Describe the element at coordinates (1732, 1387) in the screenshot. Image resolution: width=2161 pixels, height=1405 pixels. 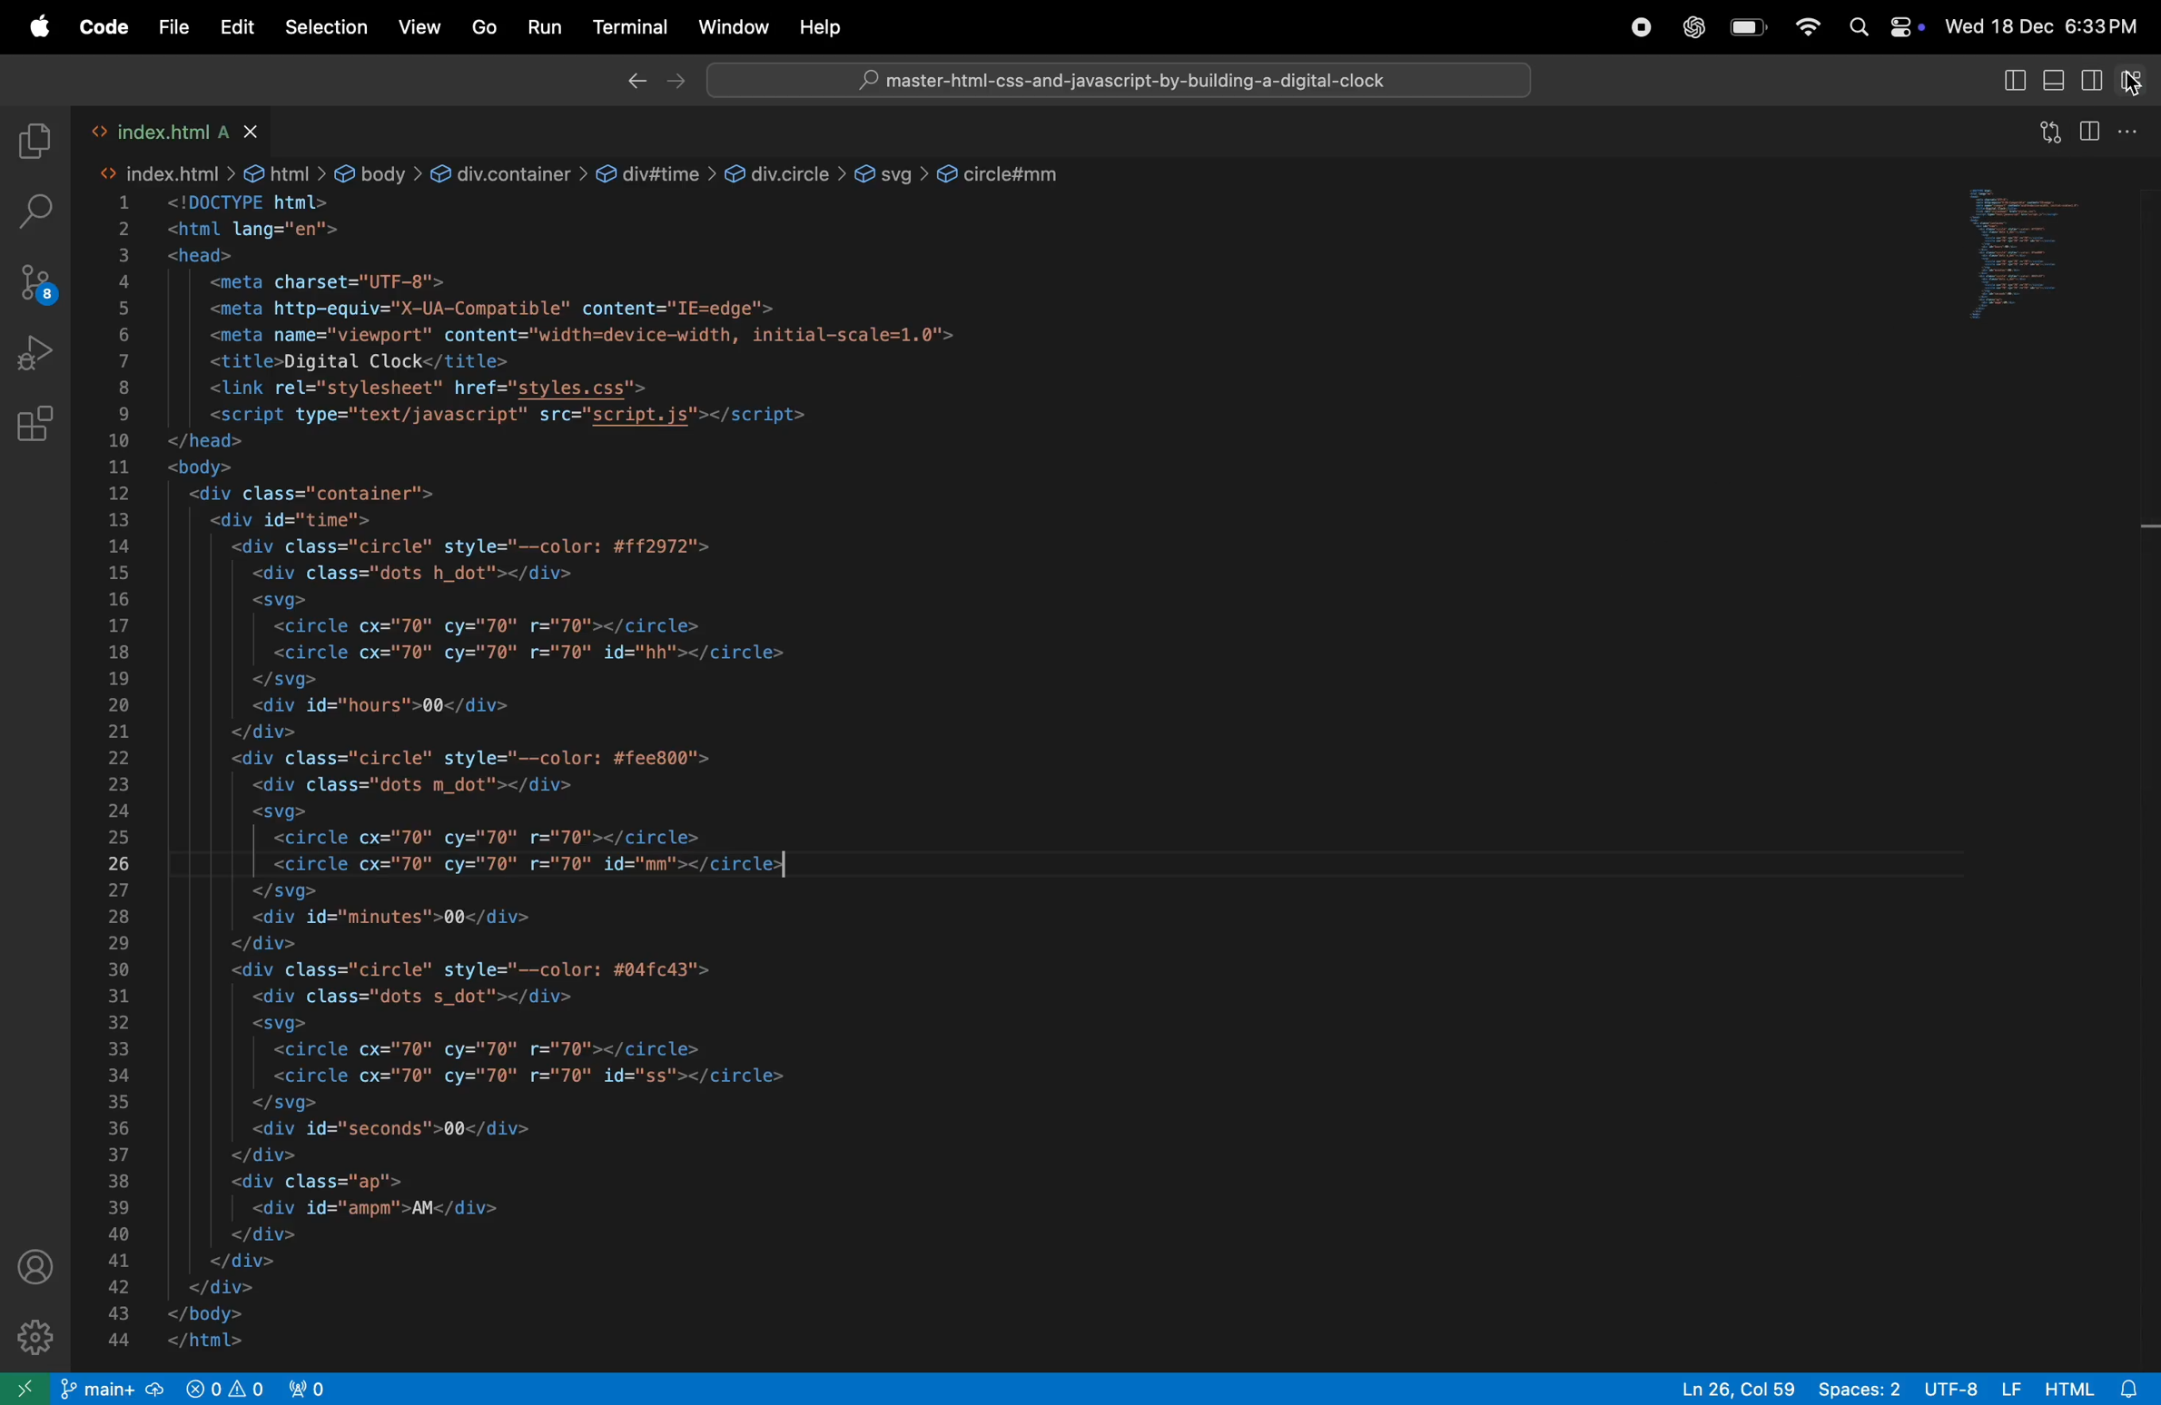
I see `ln 26, col 59 ` at that location.